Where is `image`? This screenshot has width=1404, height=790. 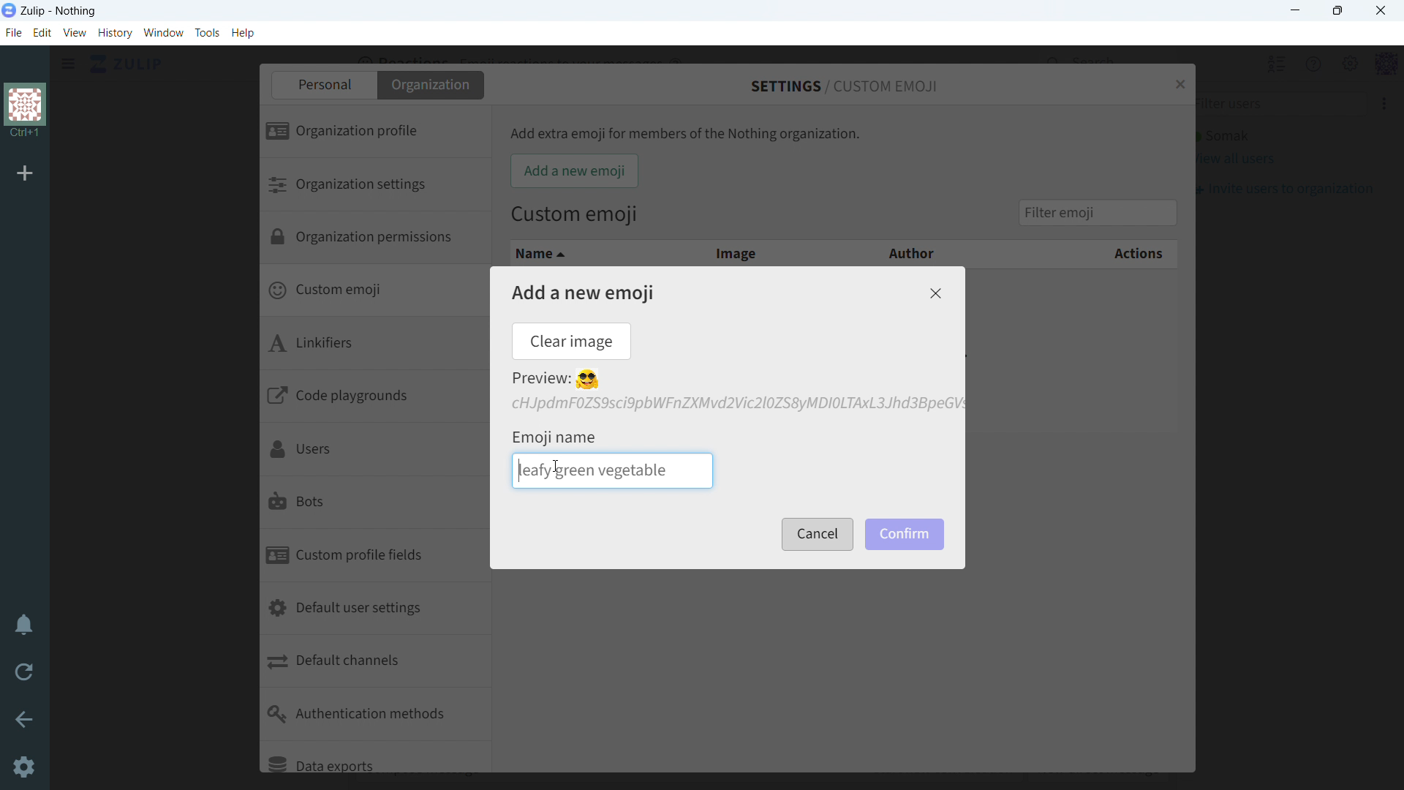
image is located at coordinates (735, 252).